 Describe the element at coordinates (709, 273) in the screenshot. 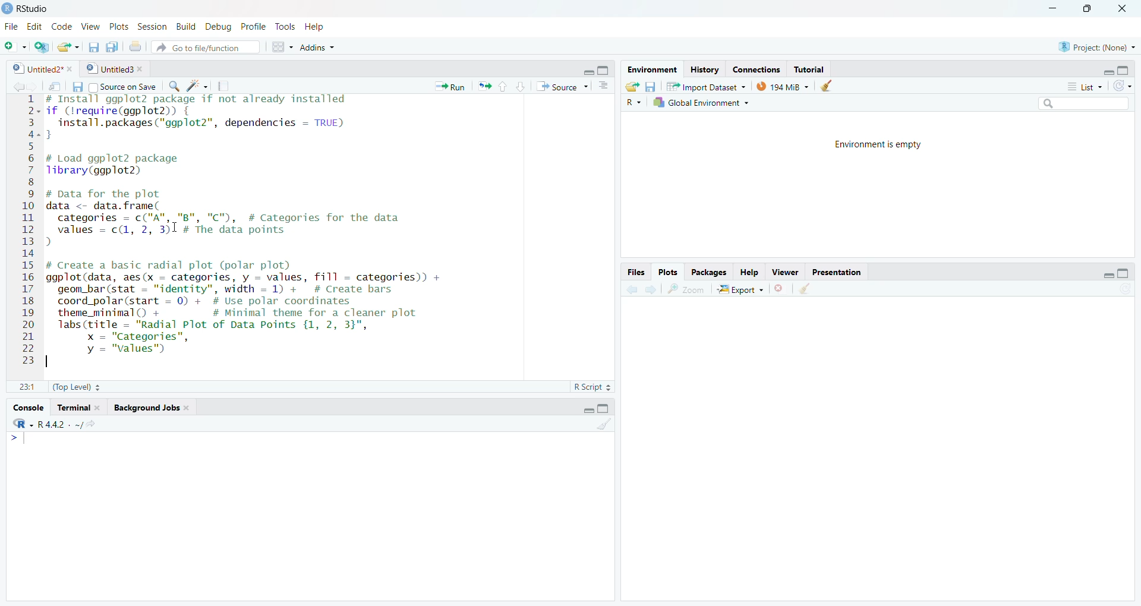

I see `Packages.` at that location.